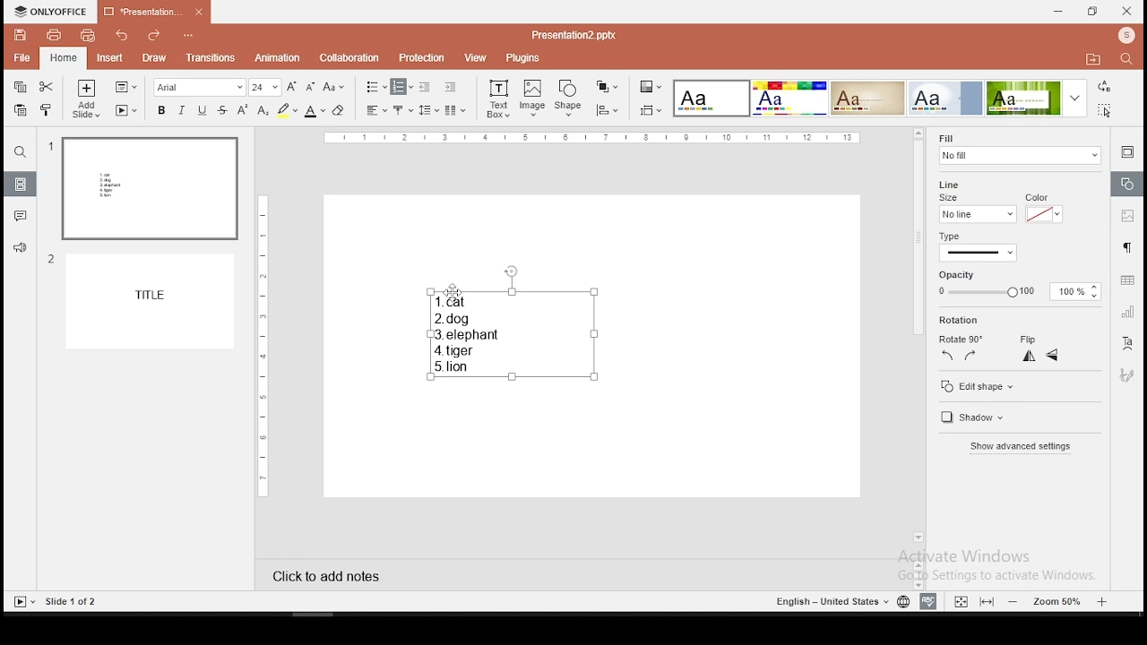 Image resolution: width=1147 pixels, height=645 pixels. I want to click on shape, so click(569, 99).